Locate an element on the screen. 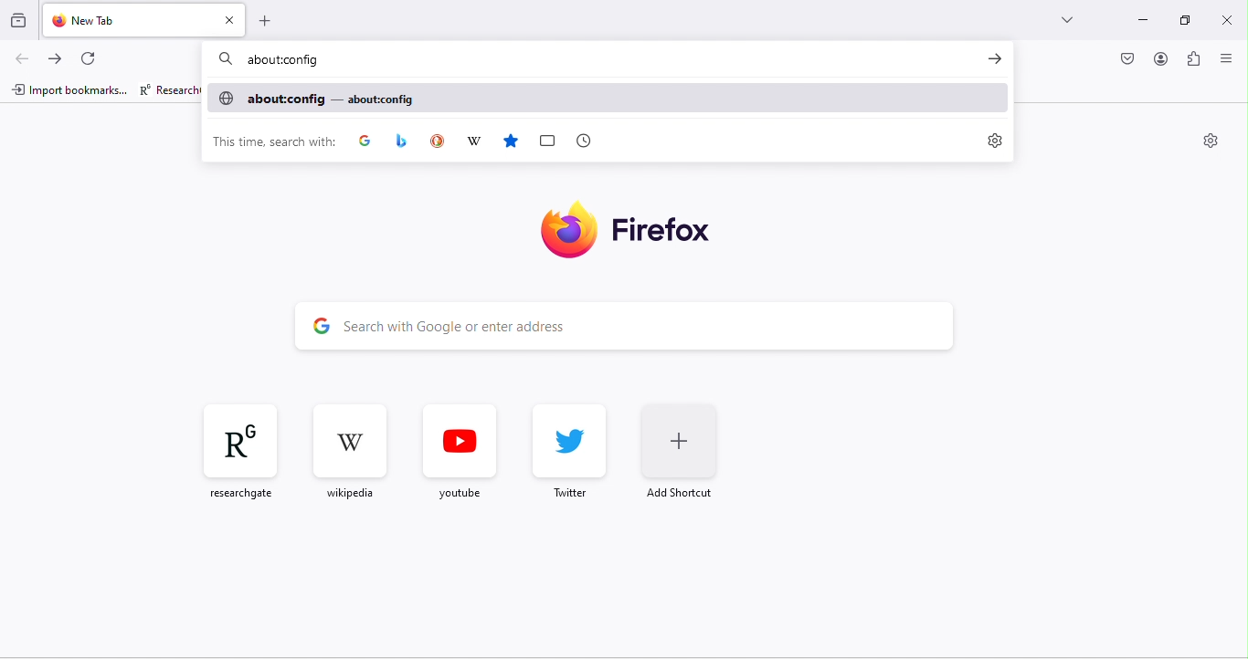 The image size is (1248, 659). box is located at coordinates (545, 138).